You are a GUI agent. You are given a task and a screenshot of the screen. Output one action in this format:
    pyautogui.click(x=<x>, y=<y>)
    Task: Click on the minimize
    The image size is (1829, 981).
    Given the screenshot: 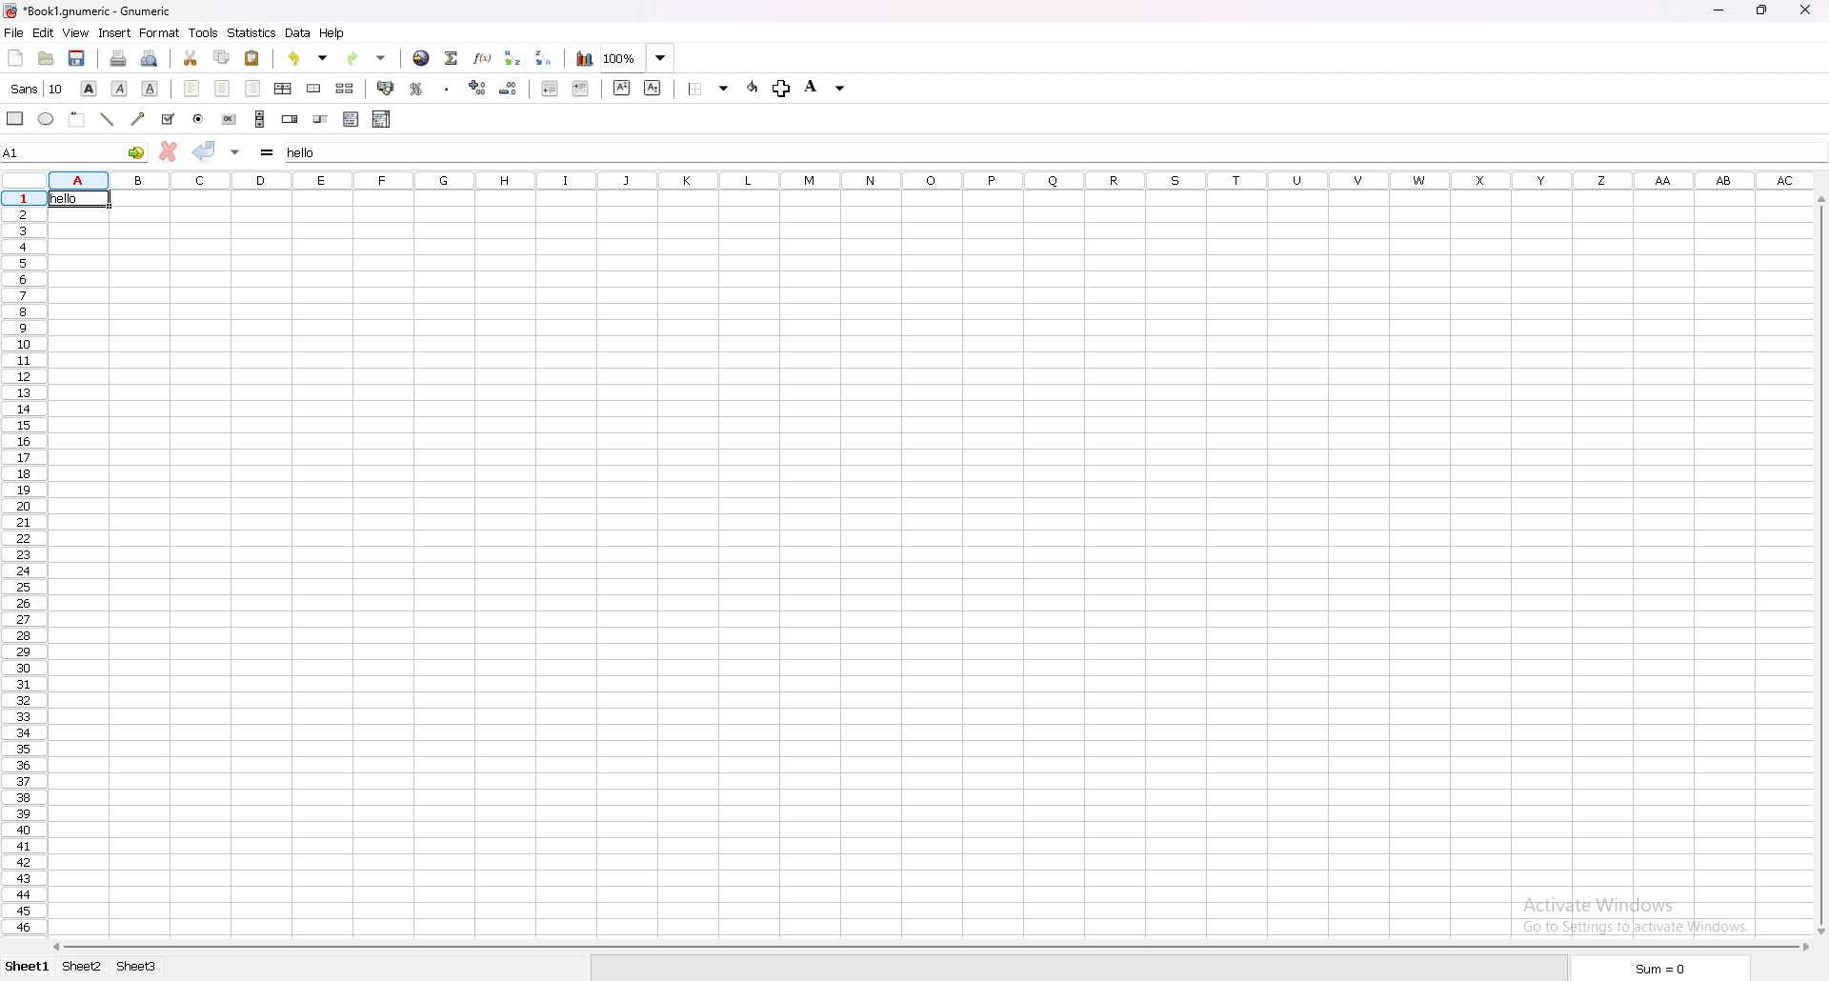 What is the action you would take?
    pyautogui.click(x=1718, y=10)
    